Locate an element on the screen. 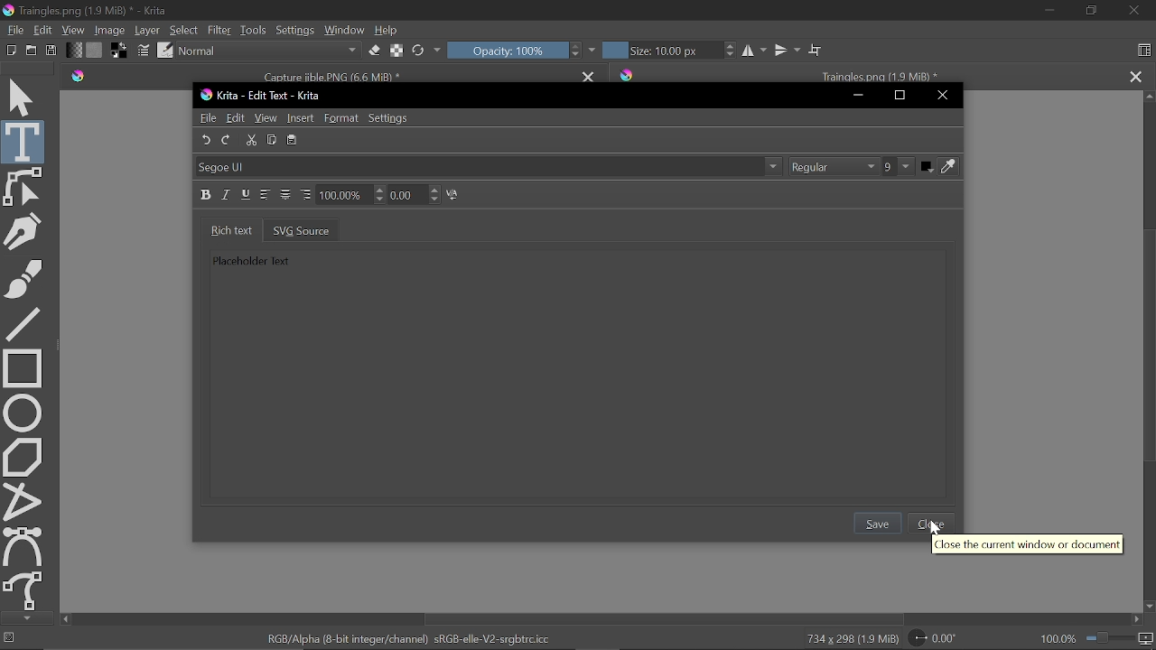 The image size is (1156, 650). Freehand path tool is located at coordinates (24, 591).